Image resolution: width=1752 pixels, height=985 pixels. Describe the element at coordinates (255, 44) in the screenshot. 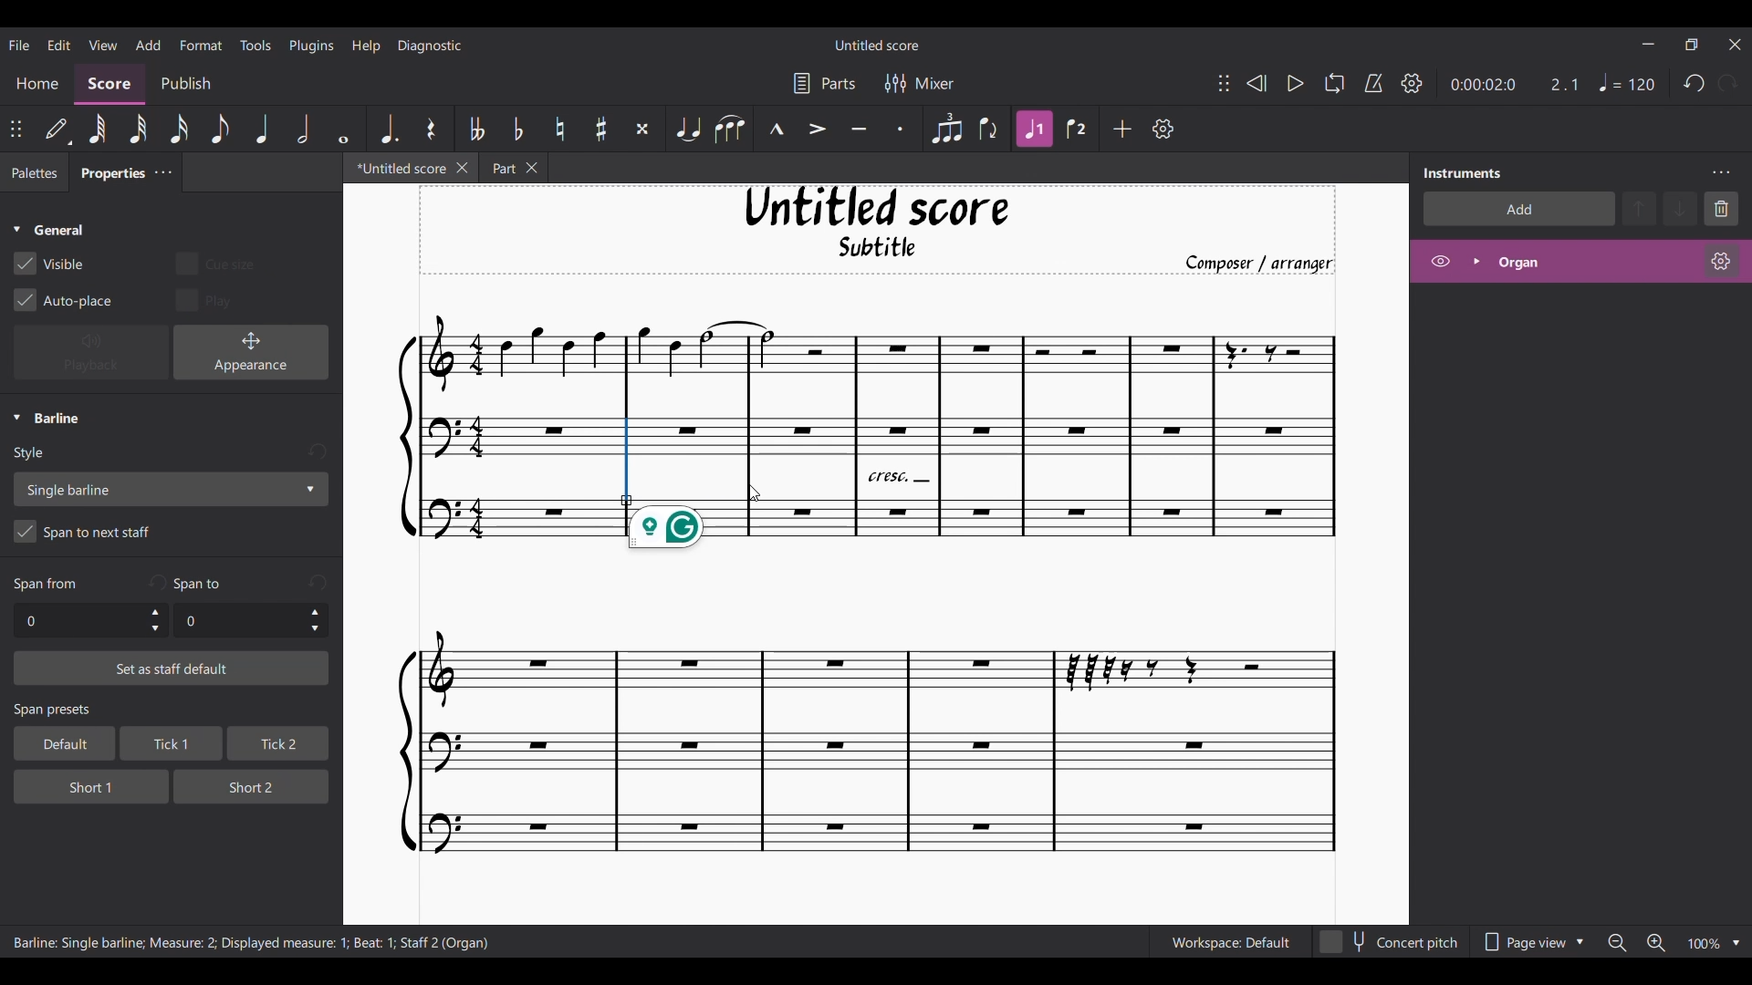

I see `Tools menu` at that location.